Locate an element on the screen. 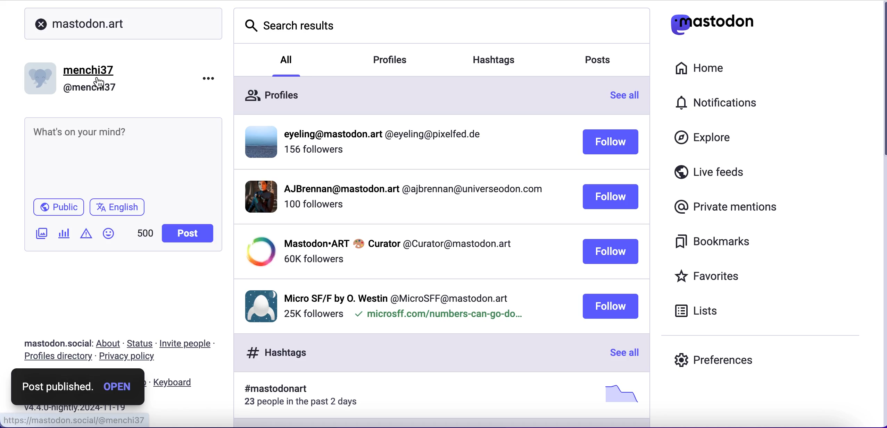  hashtag is located at coordinates (498, 61).